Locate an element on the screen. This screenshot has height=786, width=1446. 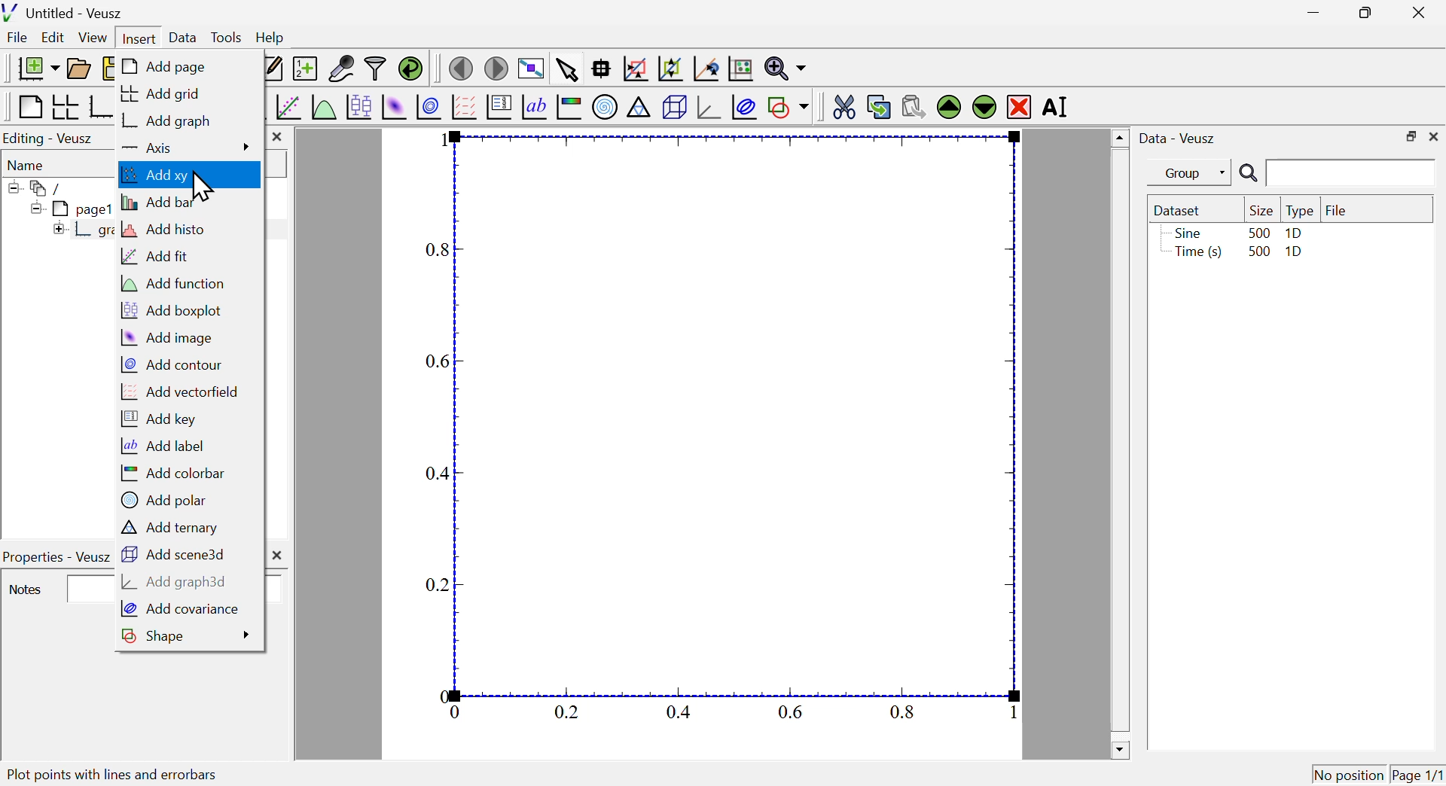
name is located at coordinates (29, 164).